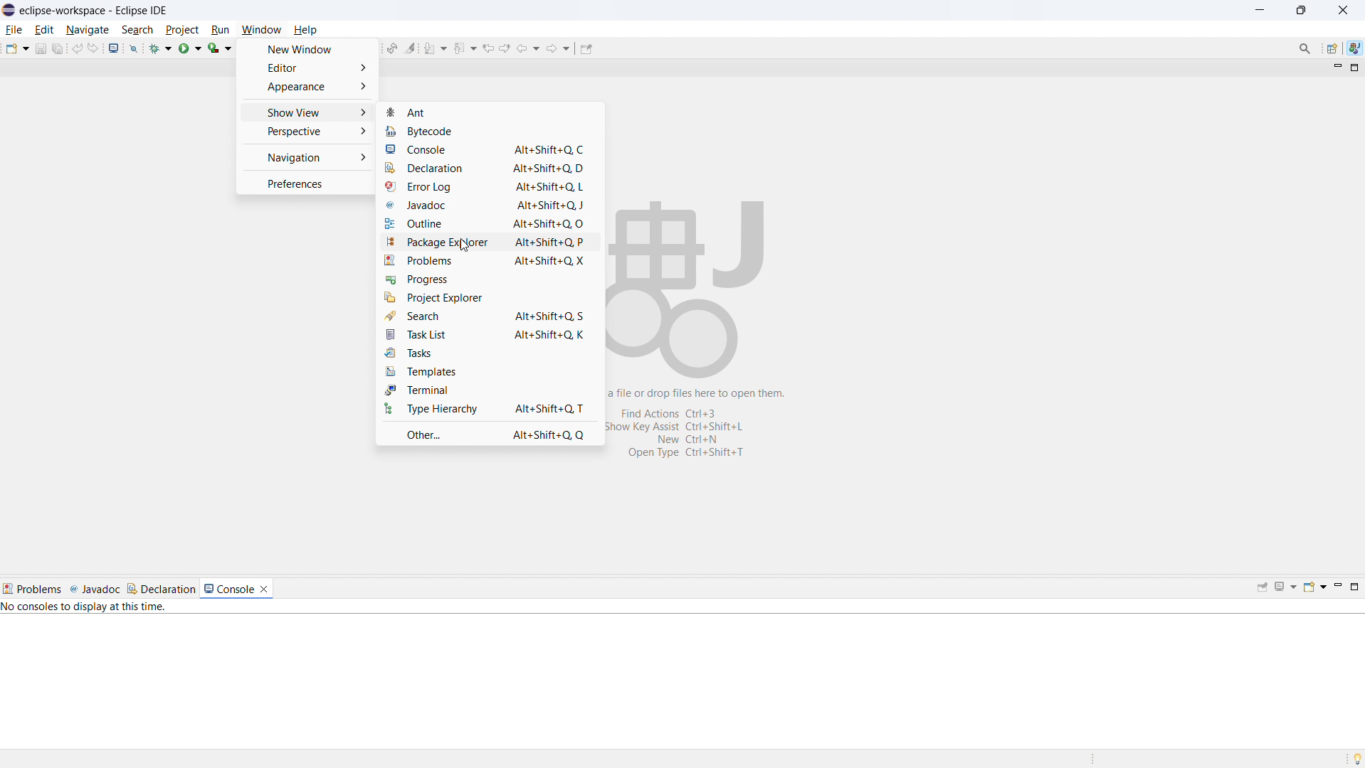 This screenshot has height=768, width=1365. Describe the element at coordinates (487, 206) in the screenshot. I see `javadoc` at that location.